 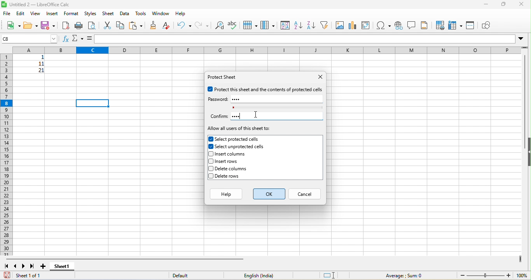 I want to click on comments, so click(x=412, y=25).